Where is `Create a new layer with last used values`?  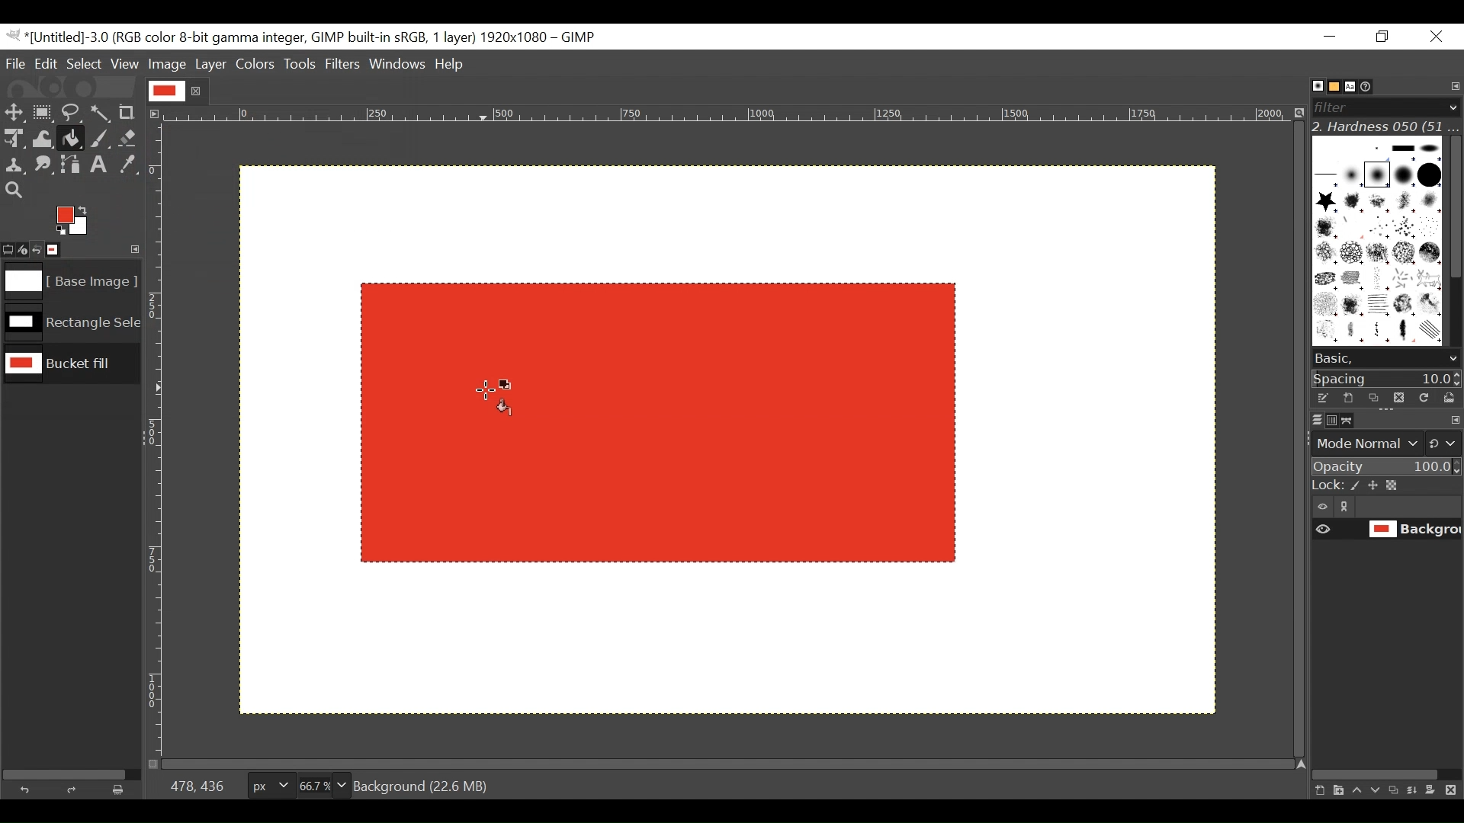
Create a new layer with last used values is located at coordinates (1318, 791).